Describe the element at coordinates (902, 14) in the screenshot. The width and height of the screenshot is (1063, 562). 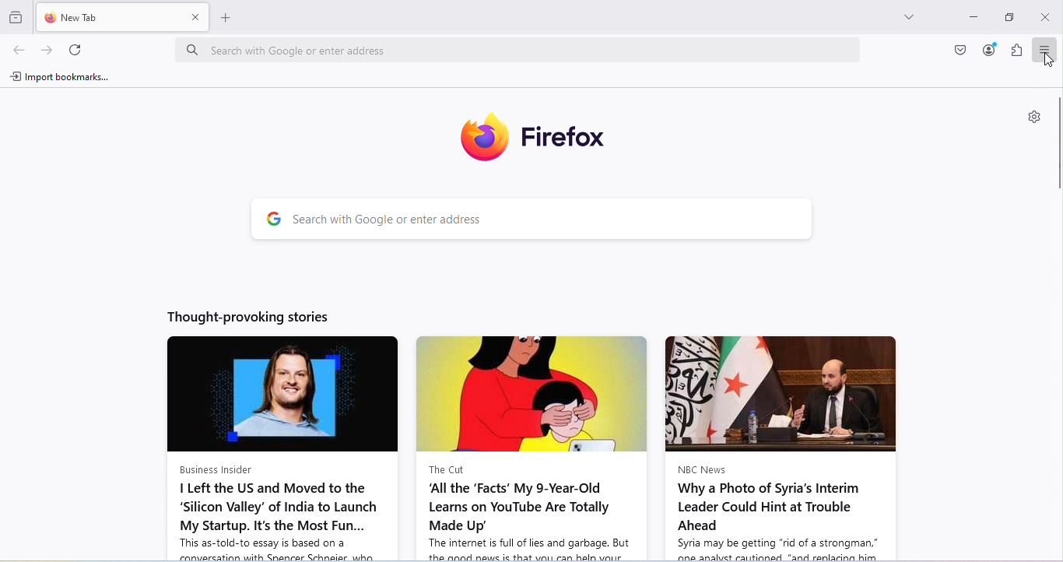
I see `List all tabs` at that location.